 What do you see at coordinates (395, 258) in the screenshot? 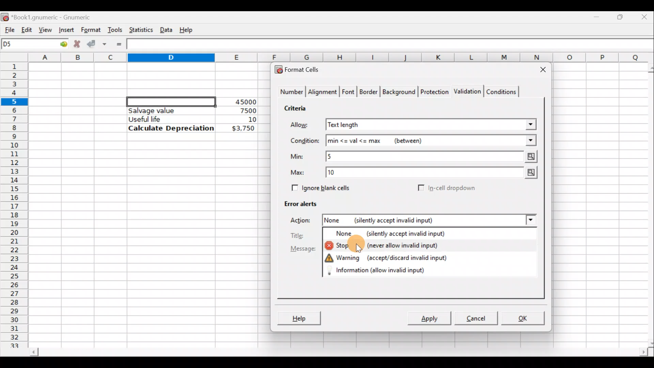
I see `Warning (accept/discard invalid input)` at bounding box center [395, 258].